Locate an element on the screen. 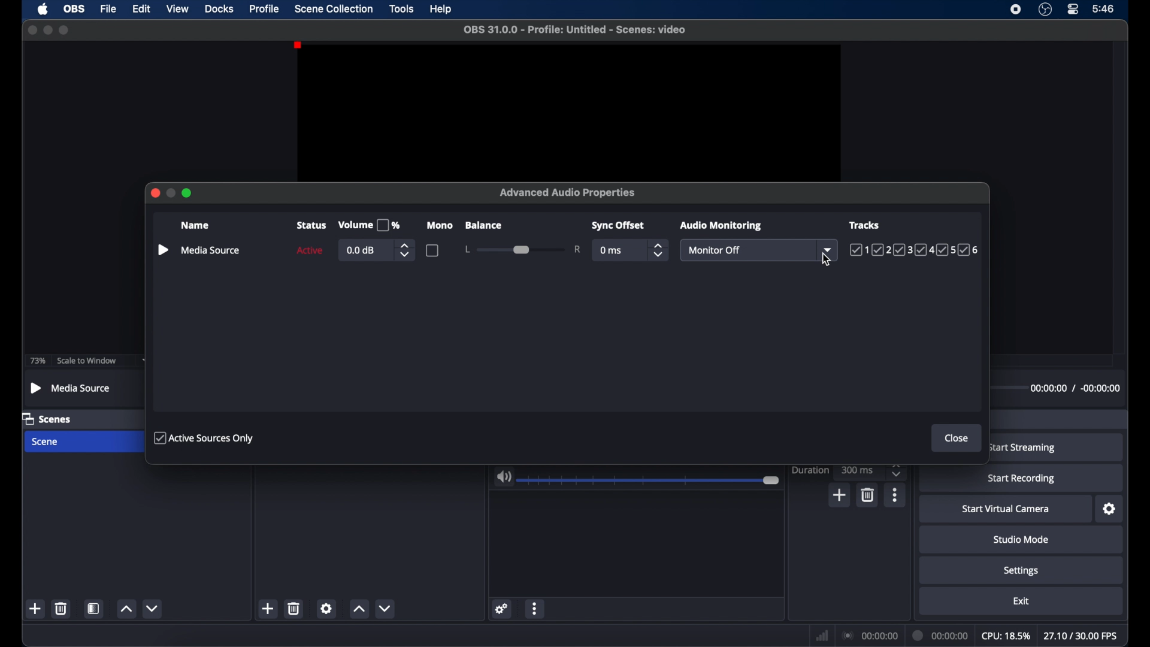 This screenshot has width=1150, height=647. settings is located at coordinates (1110, 509).